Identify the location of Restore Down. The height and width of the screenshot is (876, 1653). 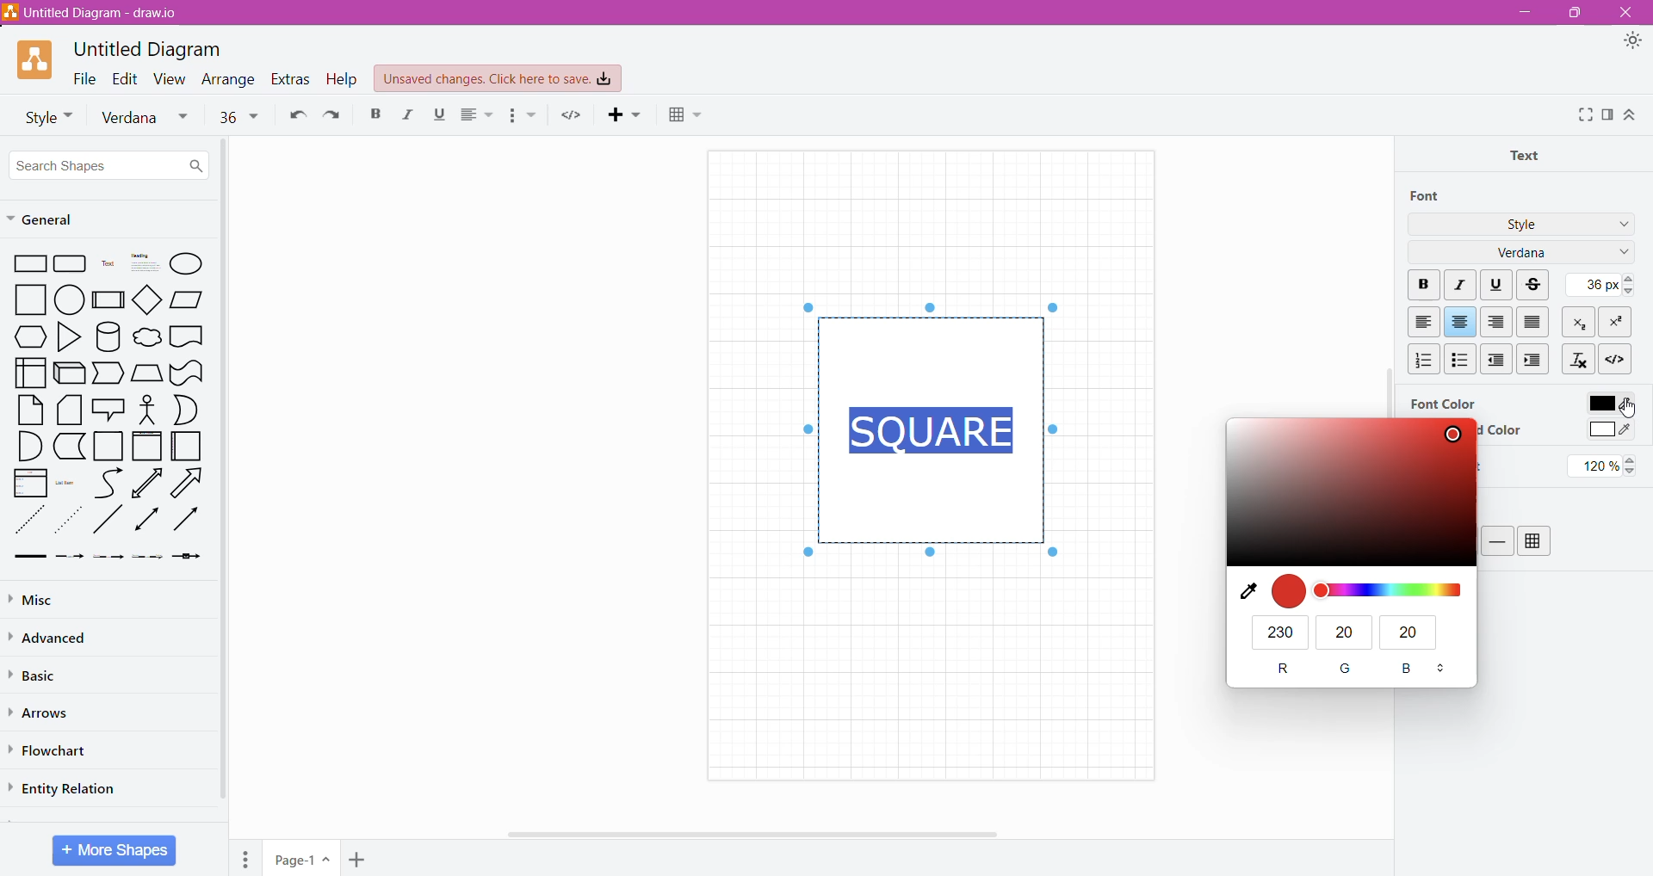
(1571, 14).